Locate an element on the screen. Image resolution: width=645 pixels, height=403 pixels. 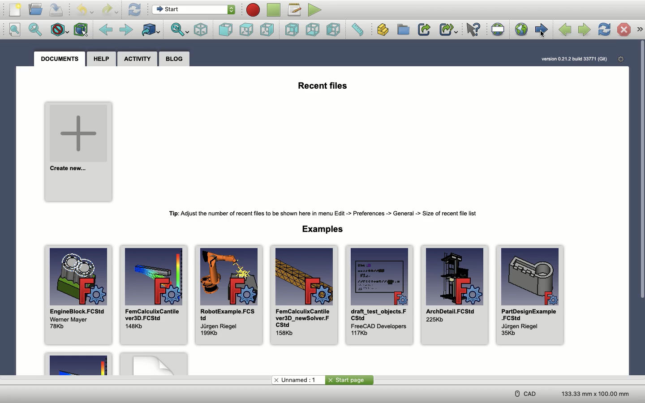
Previous page is located at coordinates (565, 30).